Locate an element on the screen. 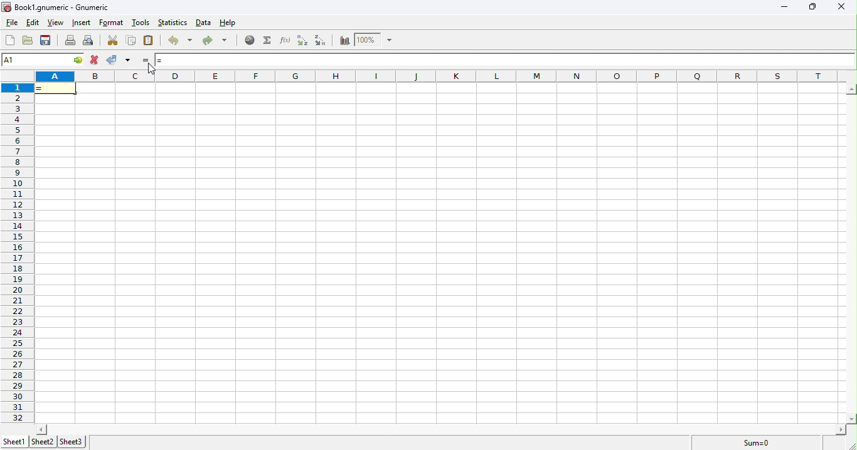 This screenshot has width=857, height=450. function wizard is located at coordinates (285, 40).